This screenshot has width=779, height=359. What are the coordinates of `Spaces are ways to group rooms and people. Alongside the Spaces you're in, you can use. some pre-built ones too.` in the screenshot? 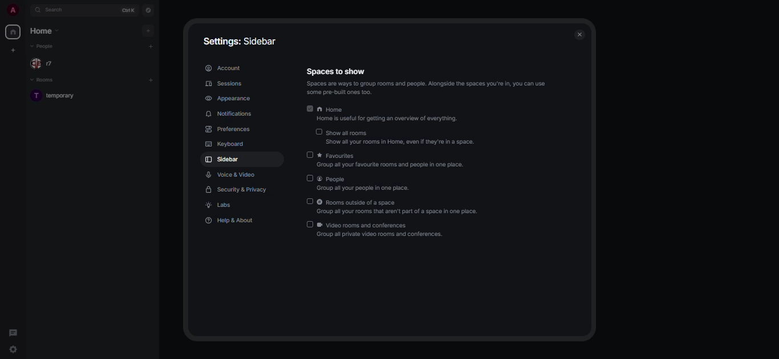 It's located at (427, 88).